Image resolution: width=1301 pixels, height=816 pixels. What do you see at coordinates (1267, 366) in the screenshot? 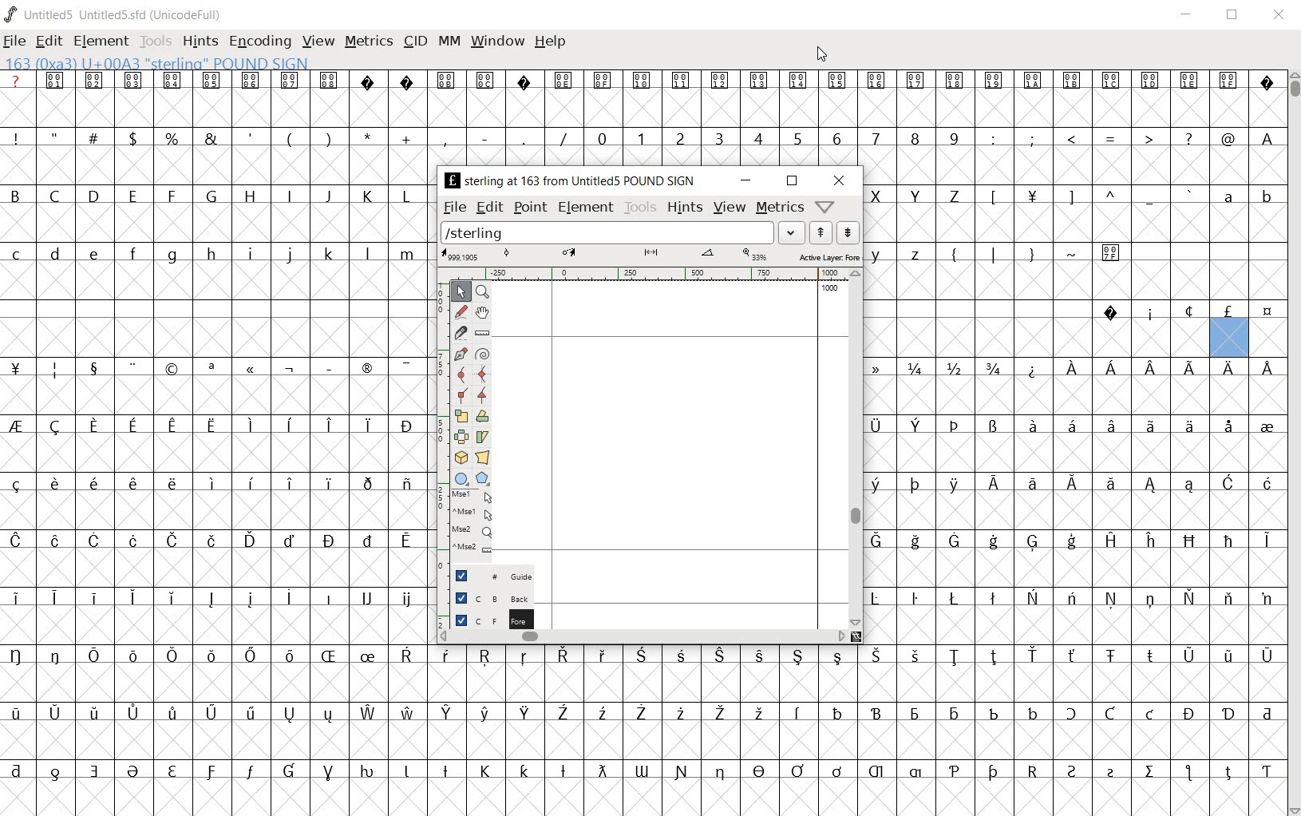
I see `Symbol` at bounding box center [1267, 366].